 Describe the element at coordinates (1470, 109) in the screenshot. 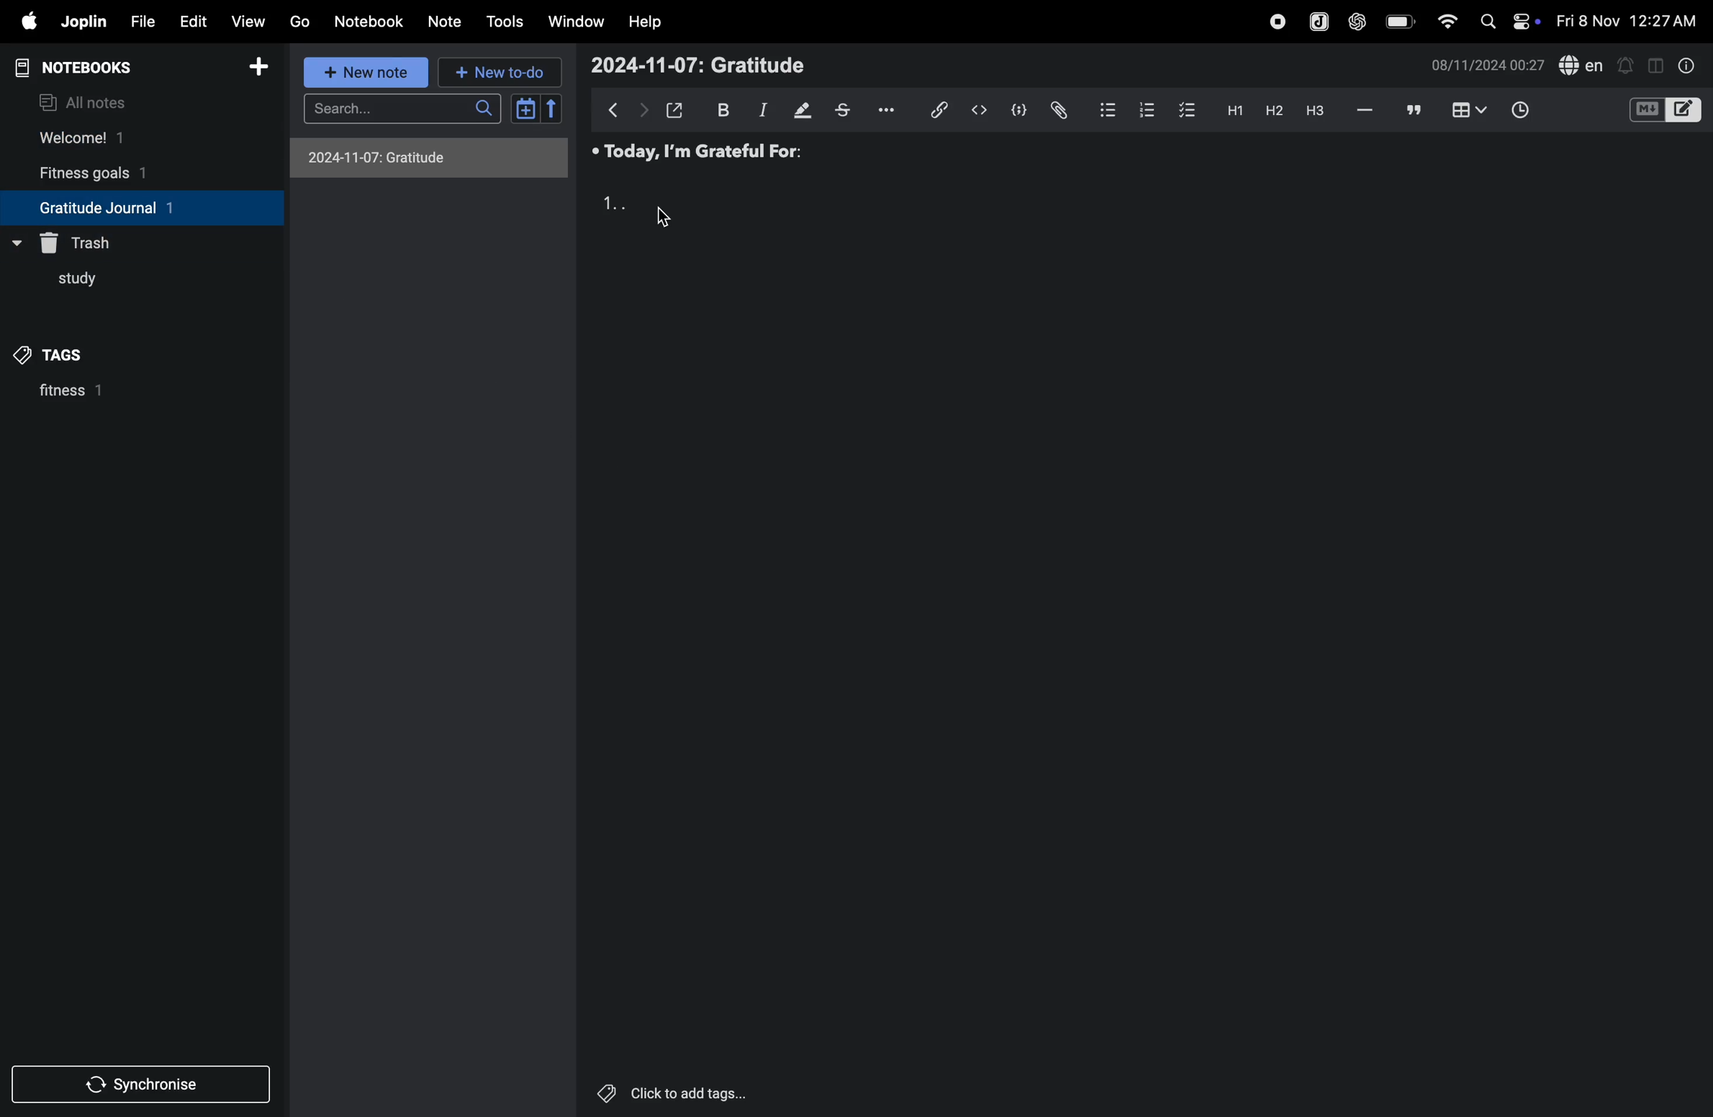

I see `table view` at that location.